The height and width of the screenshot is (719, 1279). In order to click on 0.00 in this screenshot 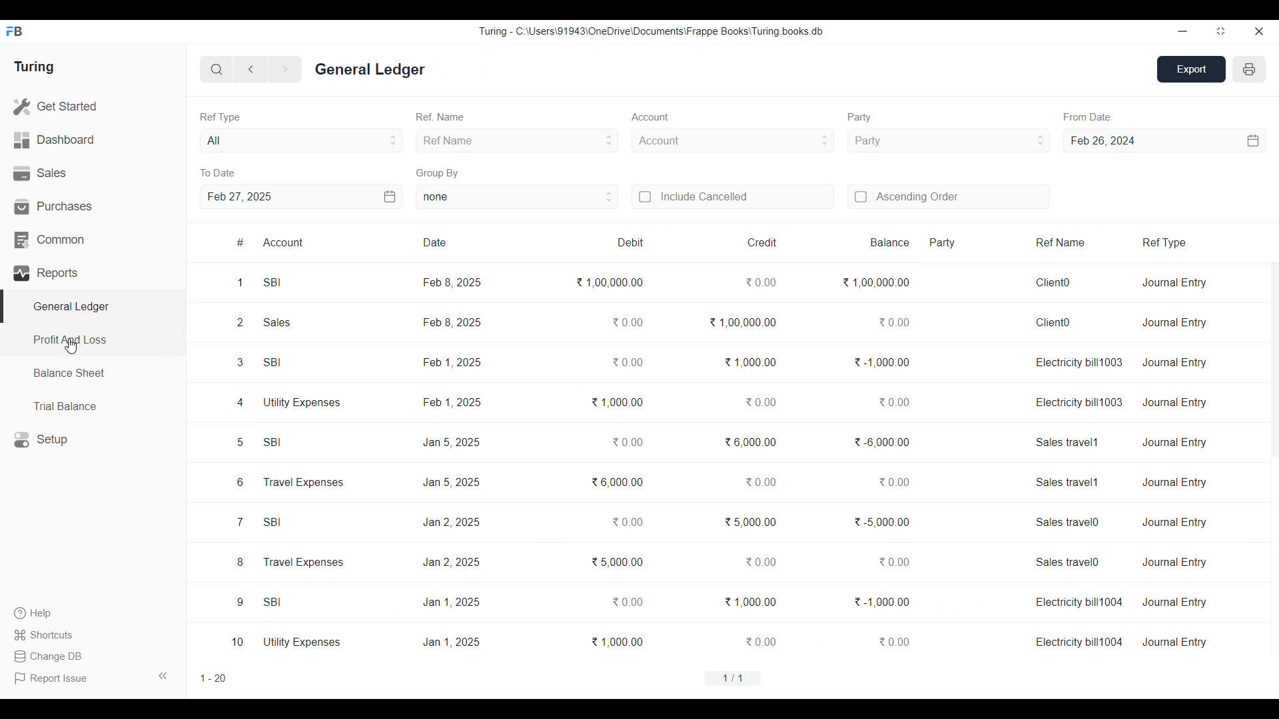, I will do `click(628, 601)`.